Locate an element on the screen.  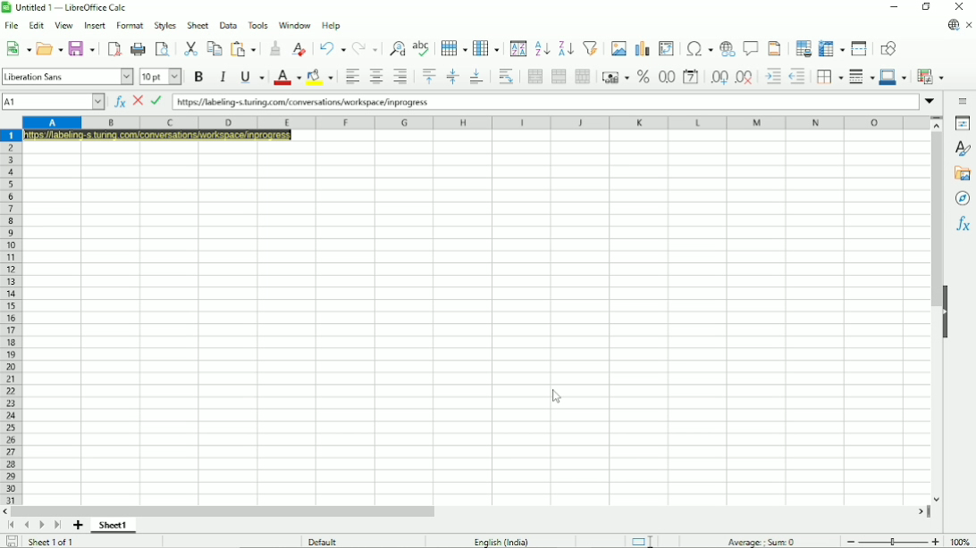
Conditional is located at coordinates (930, 77).